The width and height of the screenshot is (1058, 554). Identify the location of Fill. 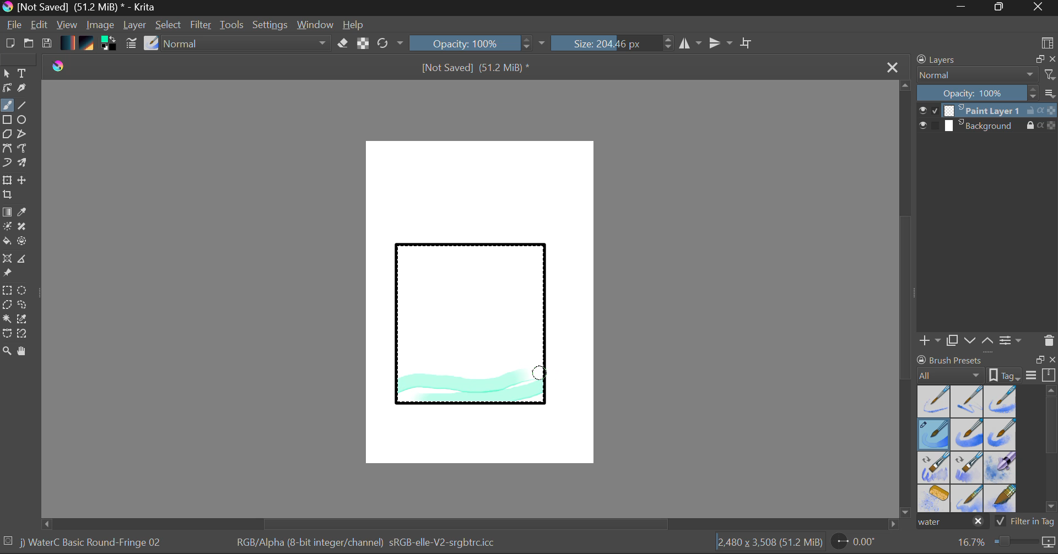
(7, 243).